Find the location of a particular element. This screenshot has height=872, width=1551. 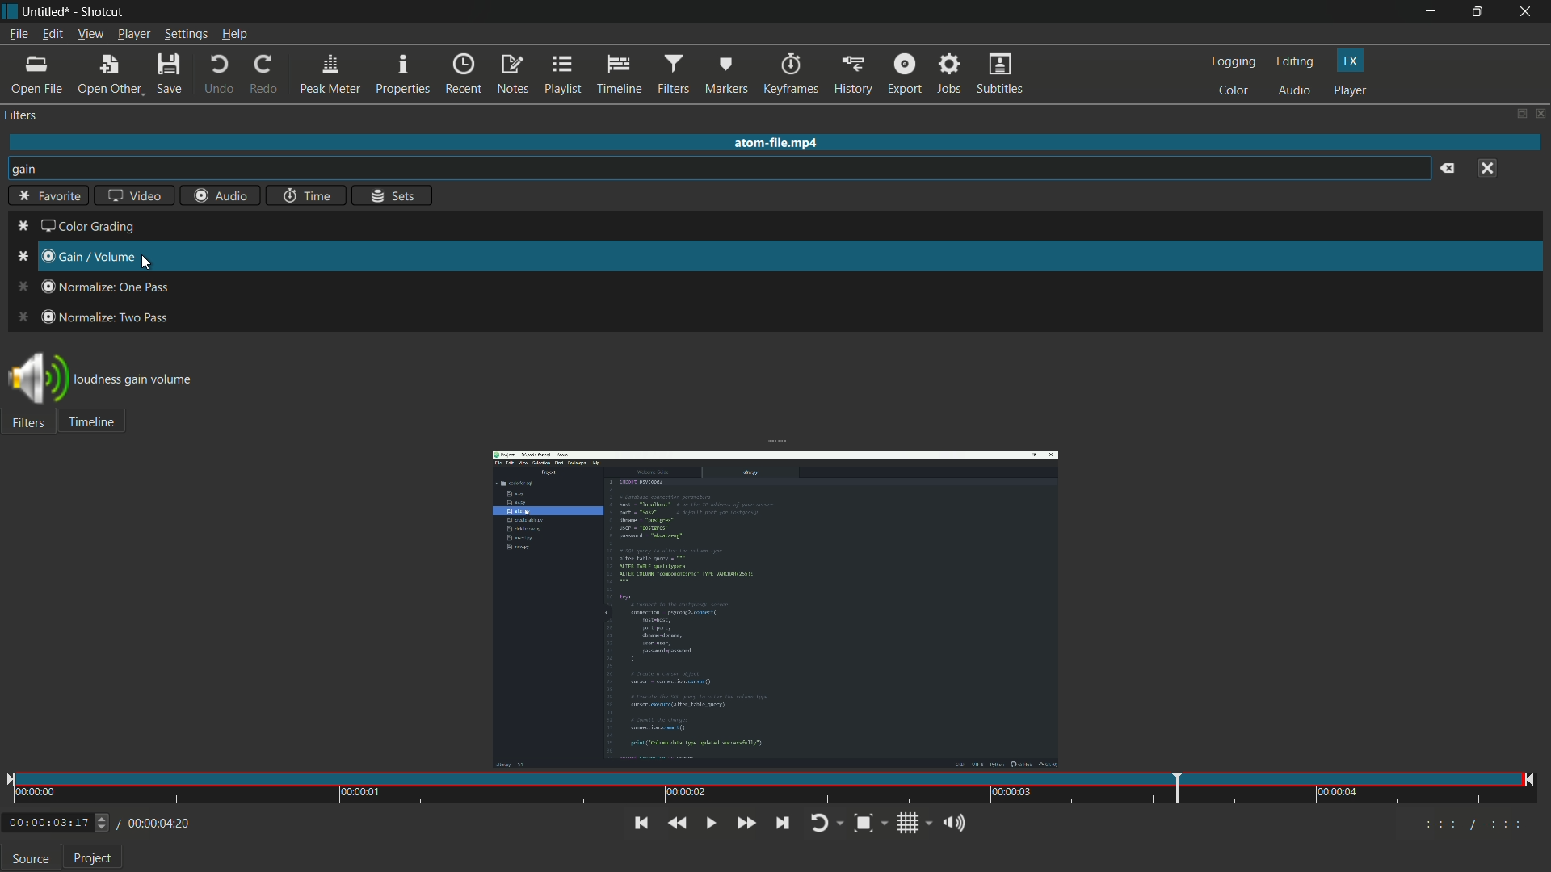

player is located at coordinates (1350, 90).